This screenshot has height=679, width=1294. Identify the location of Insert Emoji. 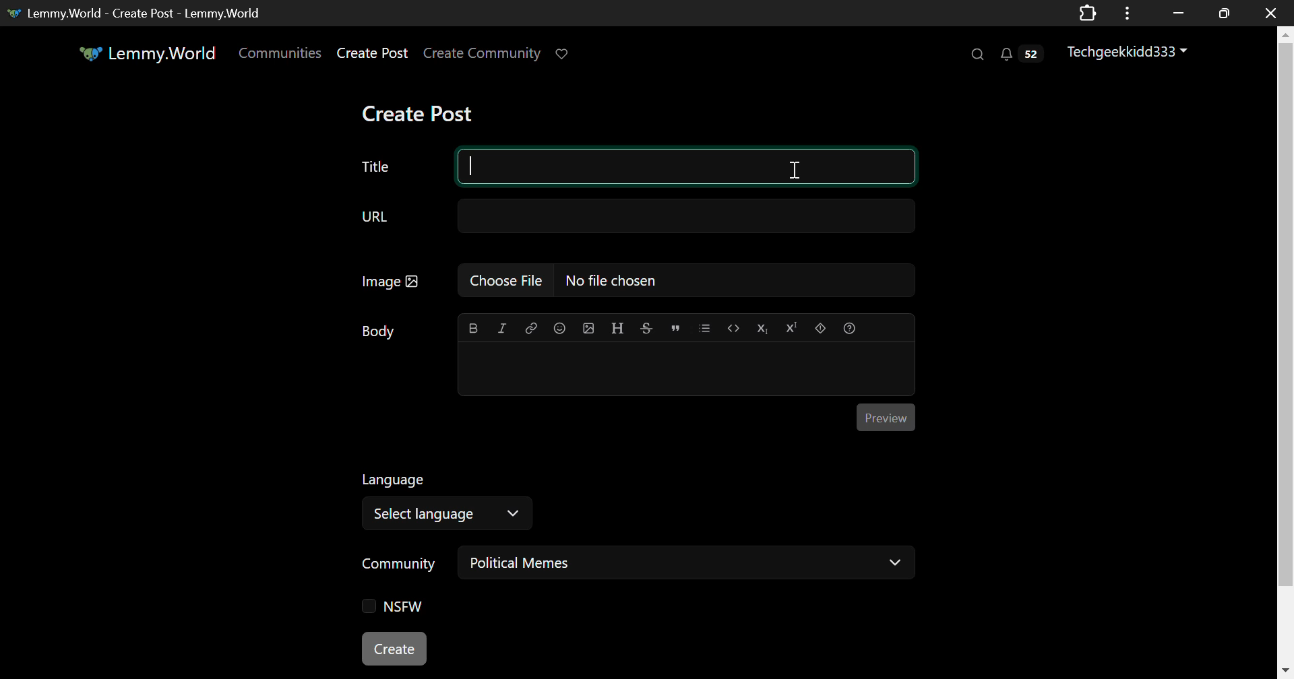
(559, 327).